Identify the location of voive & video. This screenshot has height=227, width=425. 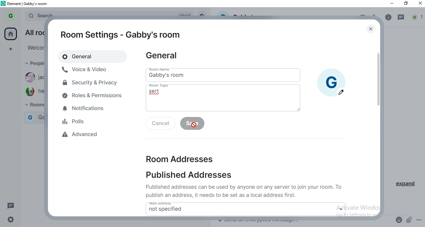
(87, 69).